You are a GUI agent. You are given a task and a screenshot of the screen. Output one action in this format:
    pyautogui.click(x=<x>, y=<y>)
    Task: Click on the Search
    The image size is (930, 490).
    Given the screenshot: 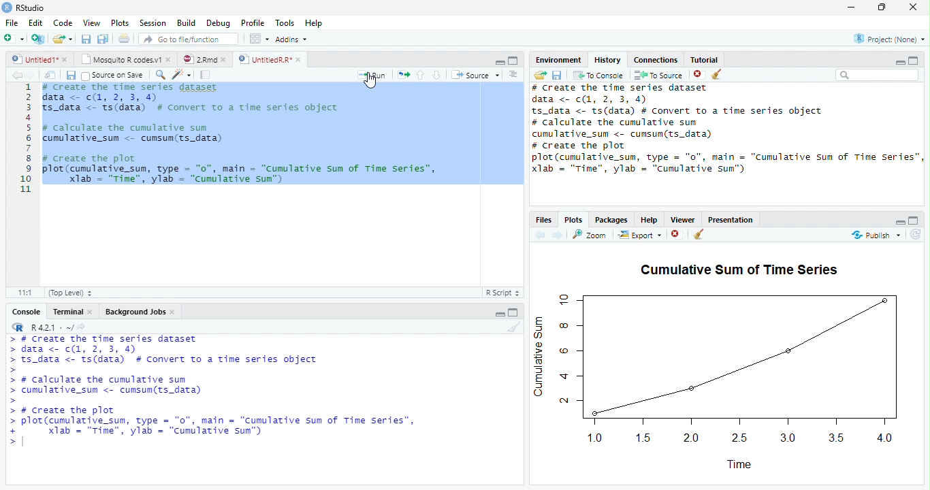 What is the action you would take?
    pyautogui.click(x=876, y=76)
    